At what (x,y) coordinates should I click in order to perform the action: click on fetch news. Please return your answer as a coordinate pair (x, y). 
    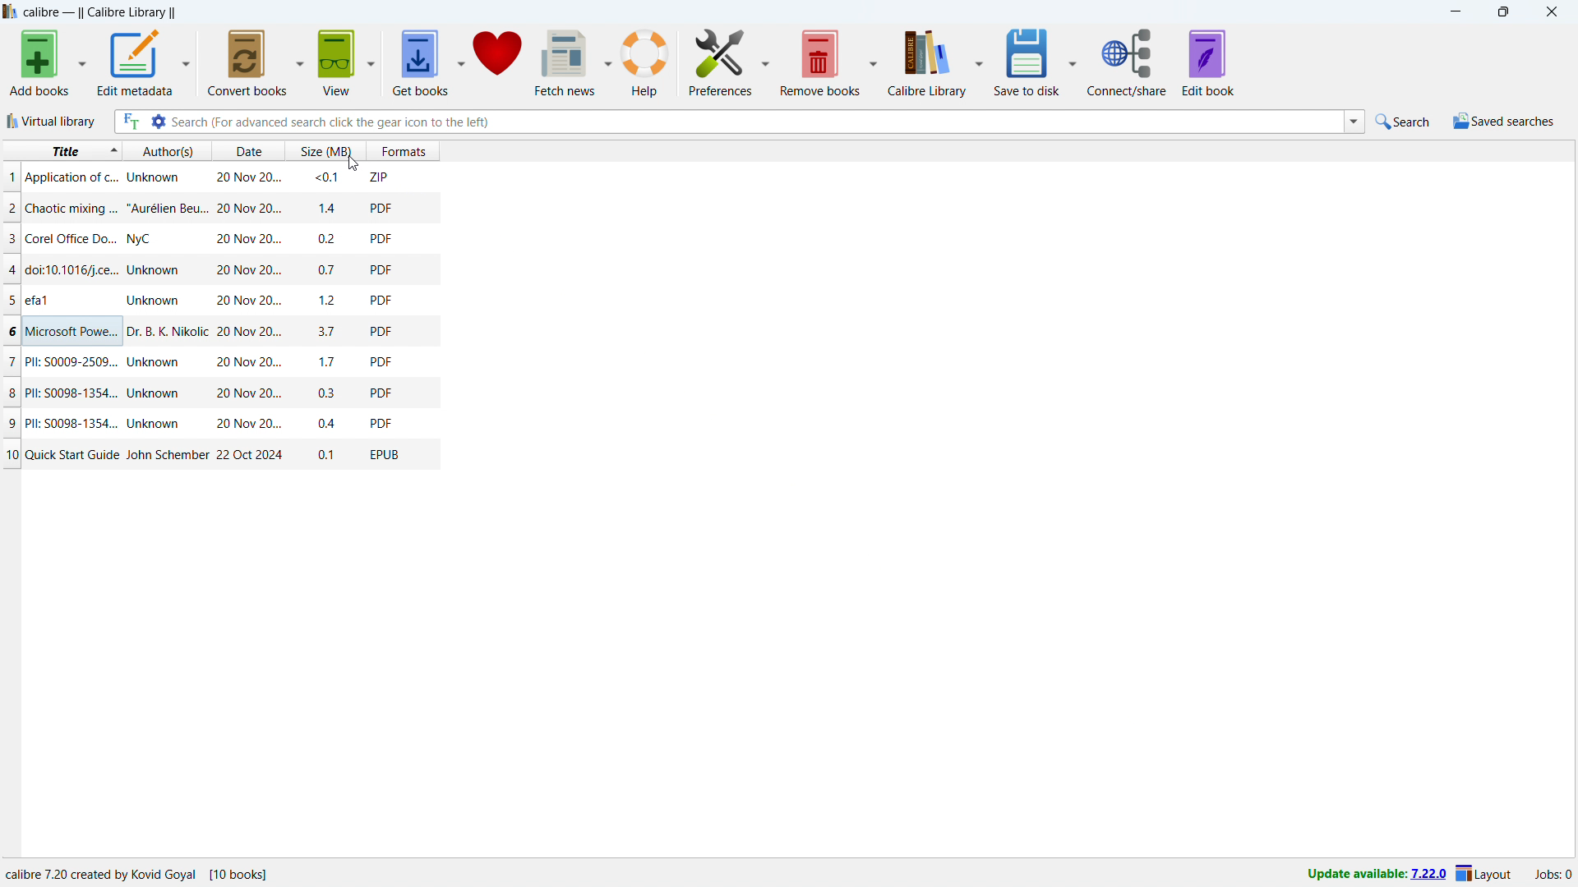
    Looking at the image, I should click on (566, 62).